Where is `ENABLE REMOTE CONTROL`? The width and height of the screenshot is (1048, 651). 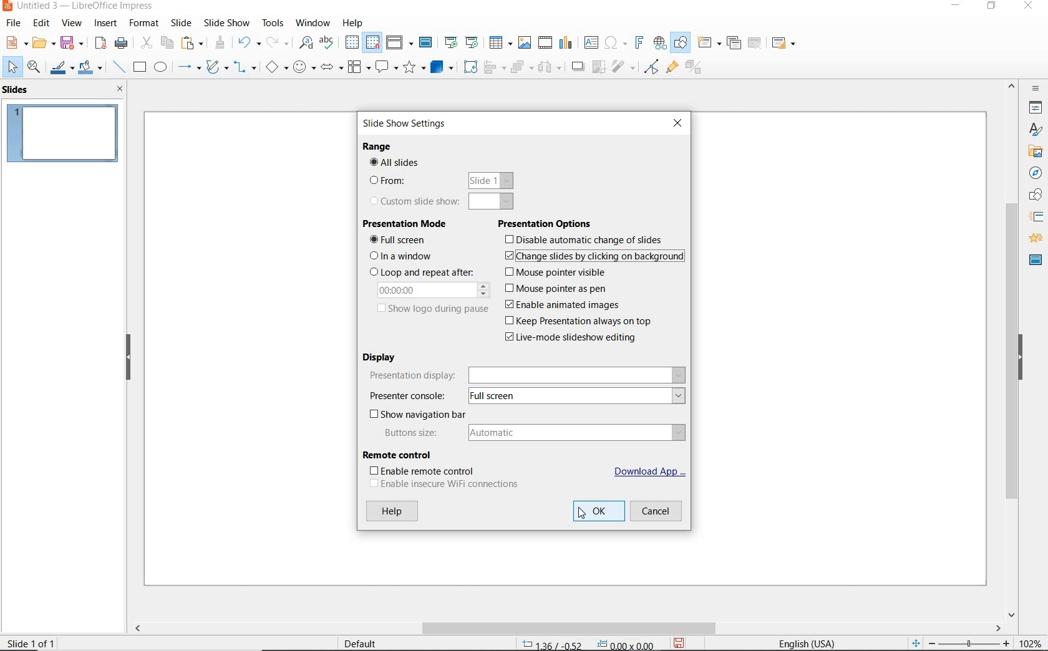 ENABLE REMOTE CONTROL is located at coordinates (422, 471).